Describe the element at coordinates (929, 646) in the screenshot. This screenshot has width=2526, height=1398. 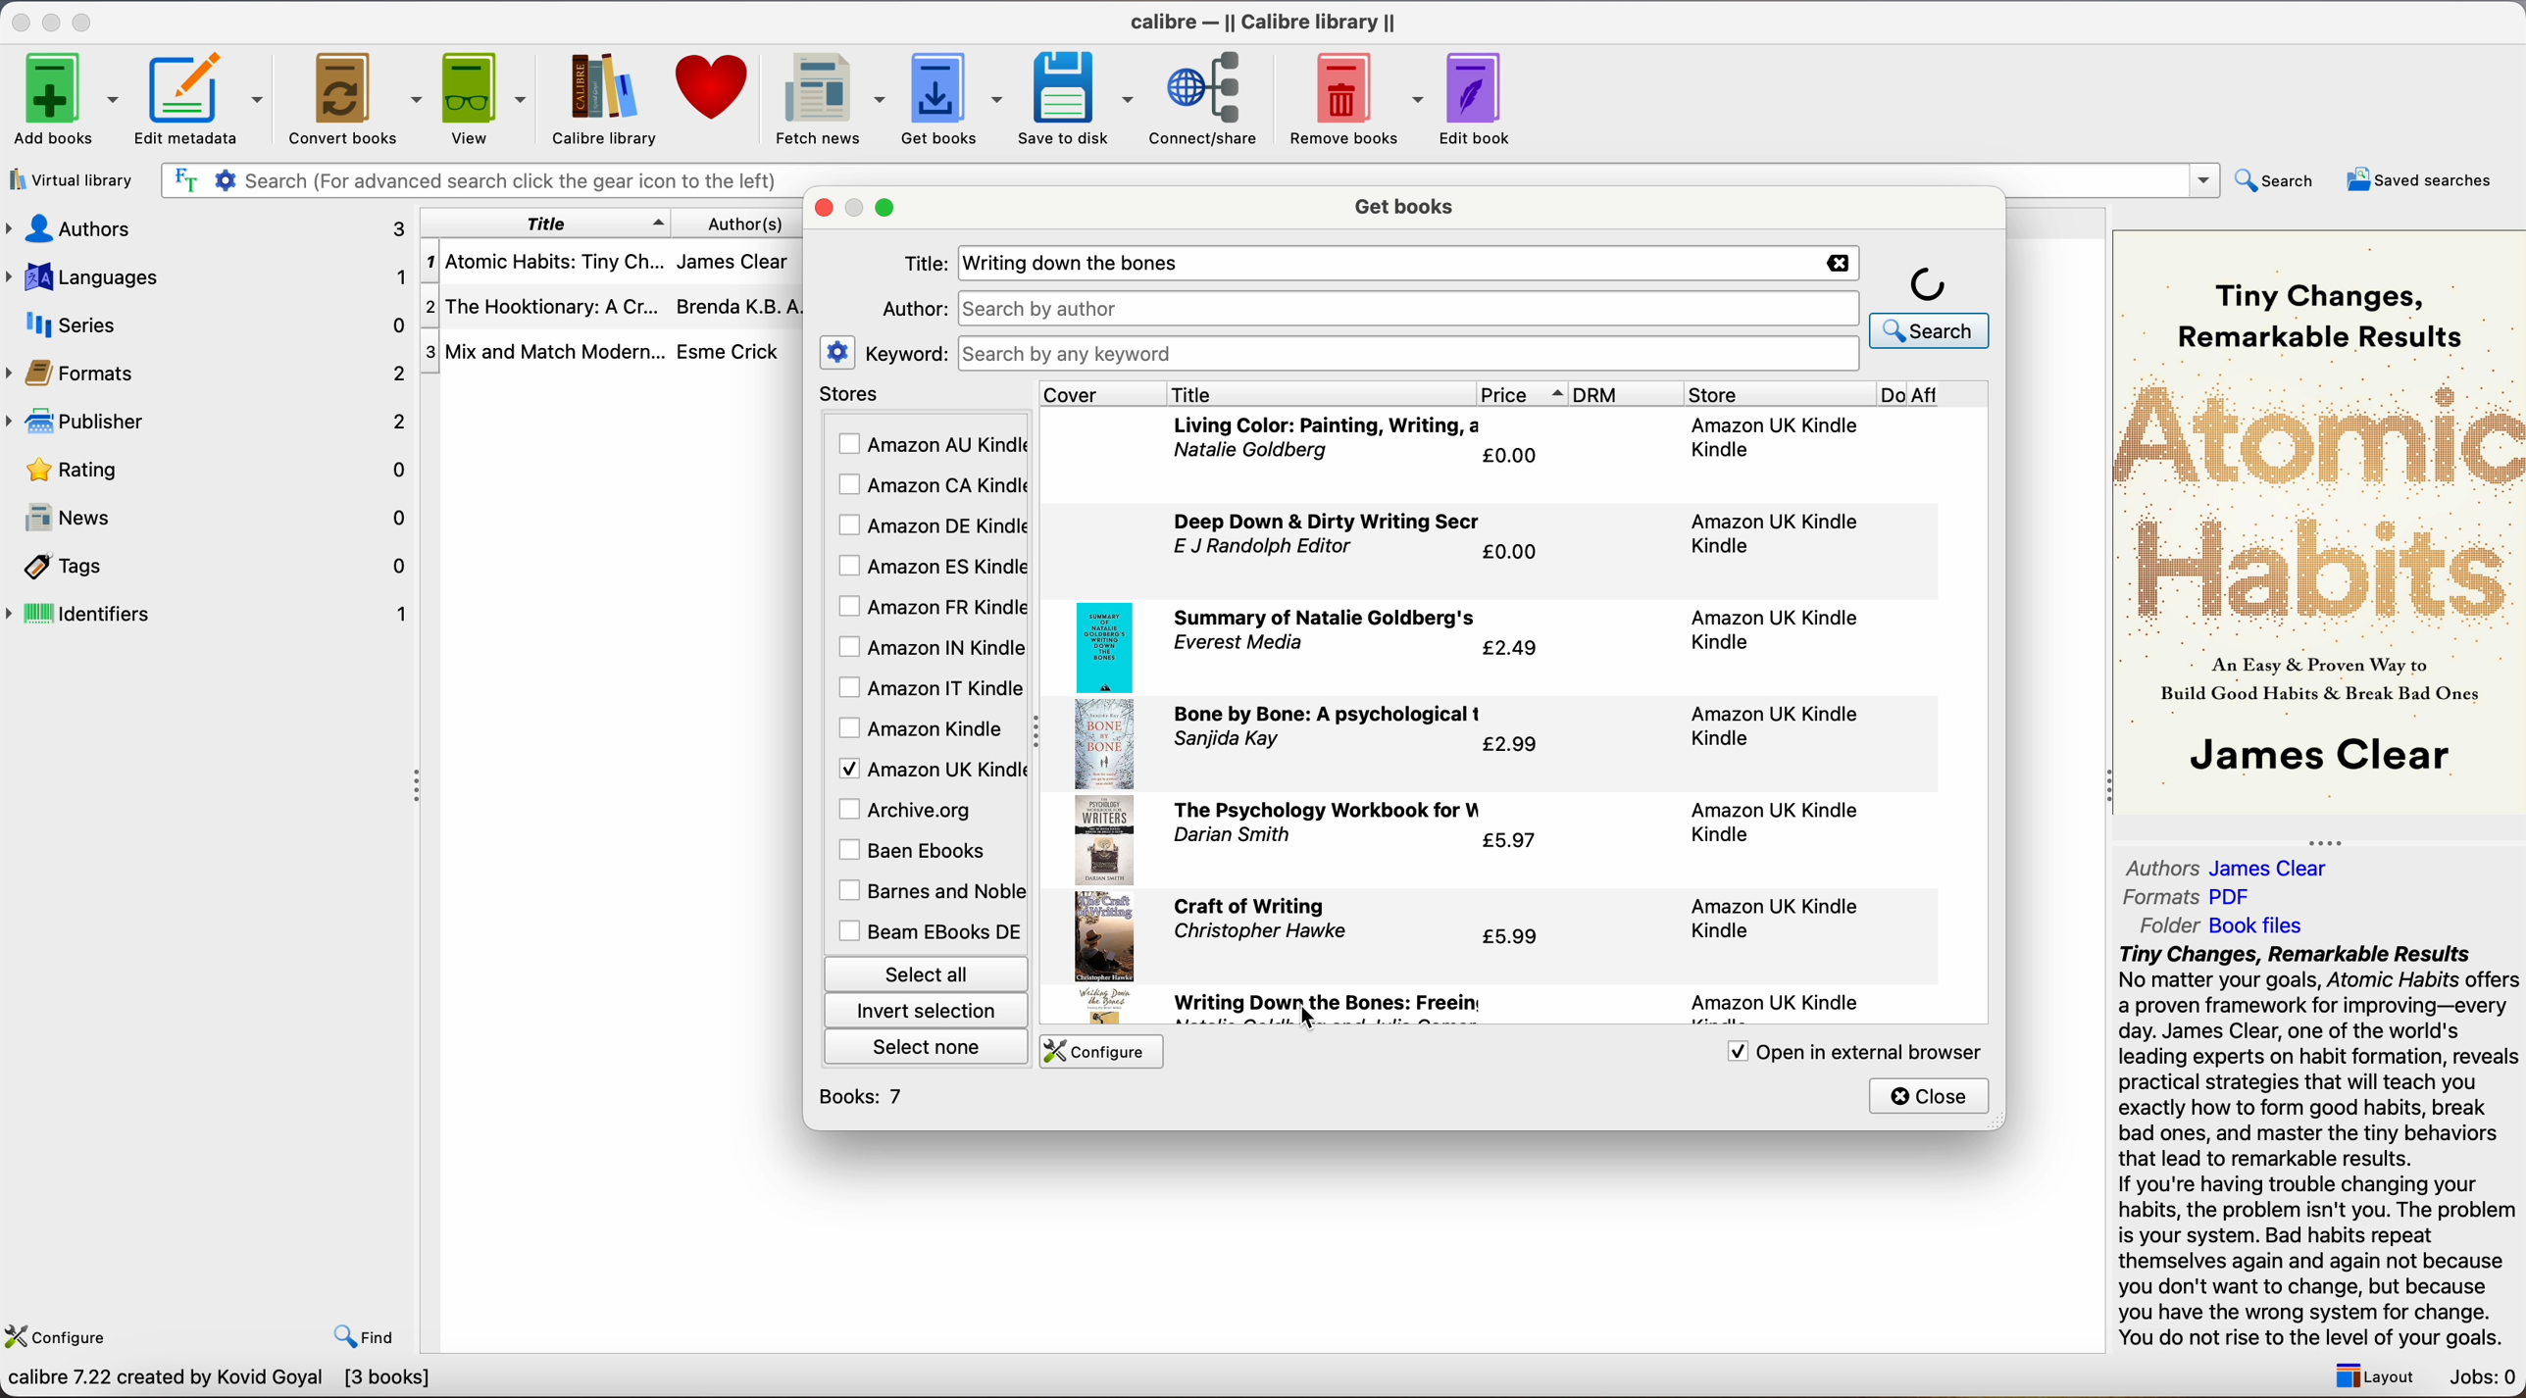
I see `Amazon IN Kindle` at that location.